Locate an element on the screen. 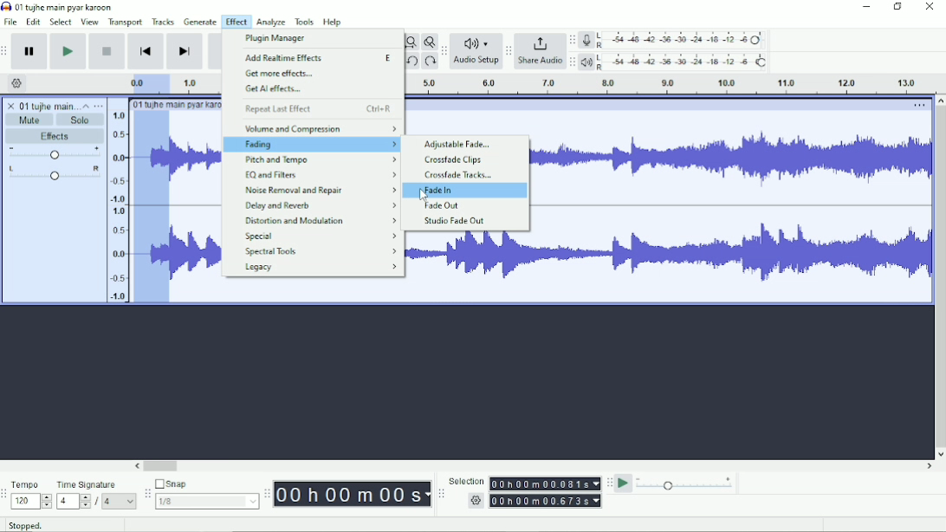 The width and height of the screenshot is (946, 532). Tracks is located at coordinates (164, 21).